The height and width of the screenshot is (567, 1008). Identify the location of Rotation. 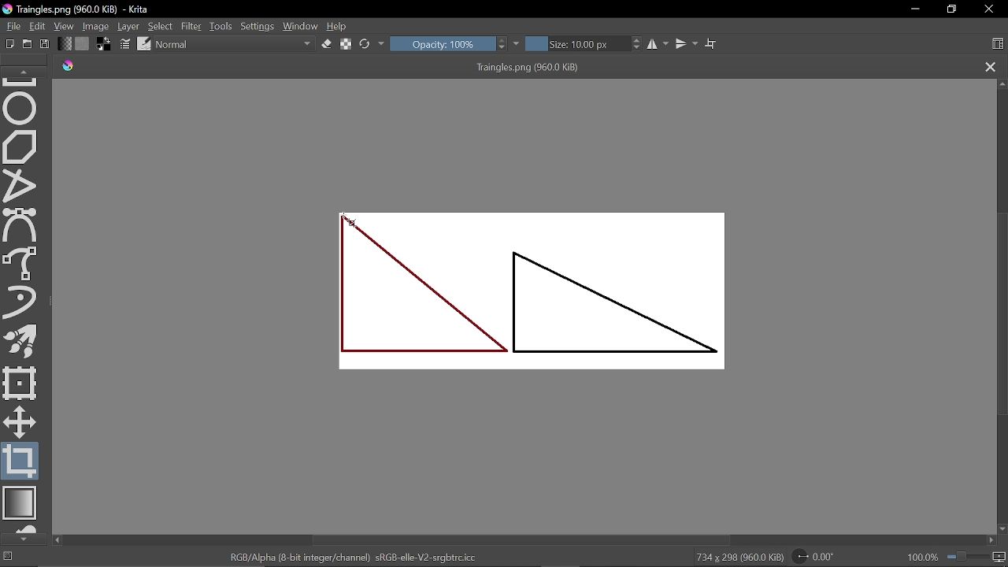
(818, 557).